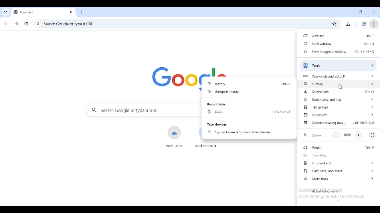  I want to click on extensions, so click(339, 114).